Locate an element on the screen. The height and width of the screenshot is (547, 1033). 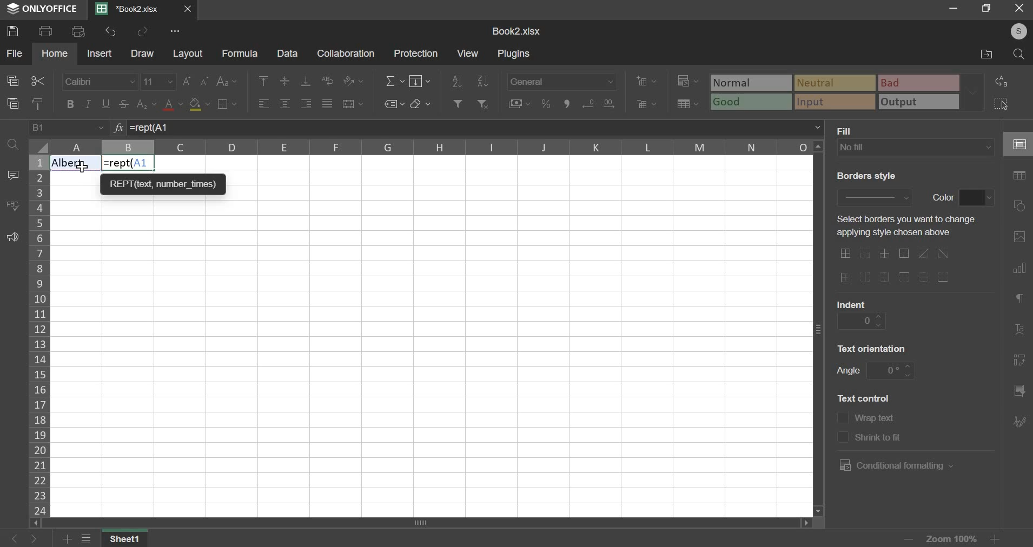
cell name is located at coordinates (69, 128).